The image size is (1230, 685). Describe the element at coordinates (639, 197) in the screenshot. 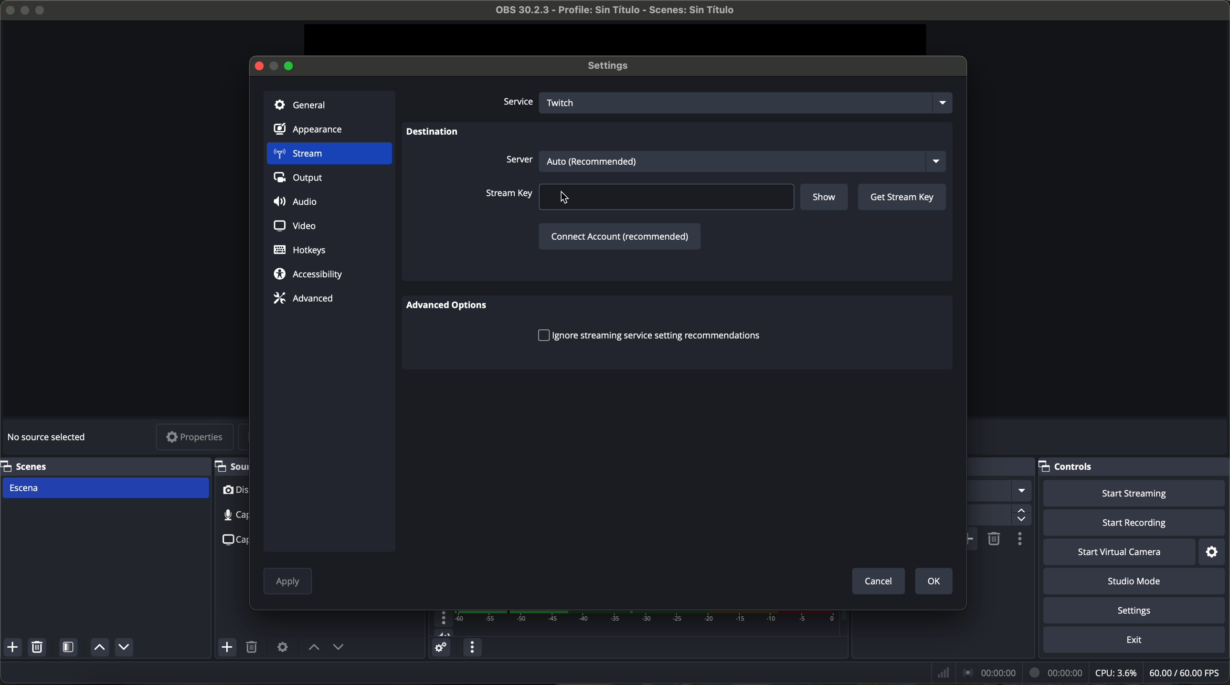

I see `stream key` at that location.